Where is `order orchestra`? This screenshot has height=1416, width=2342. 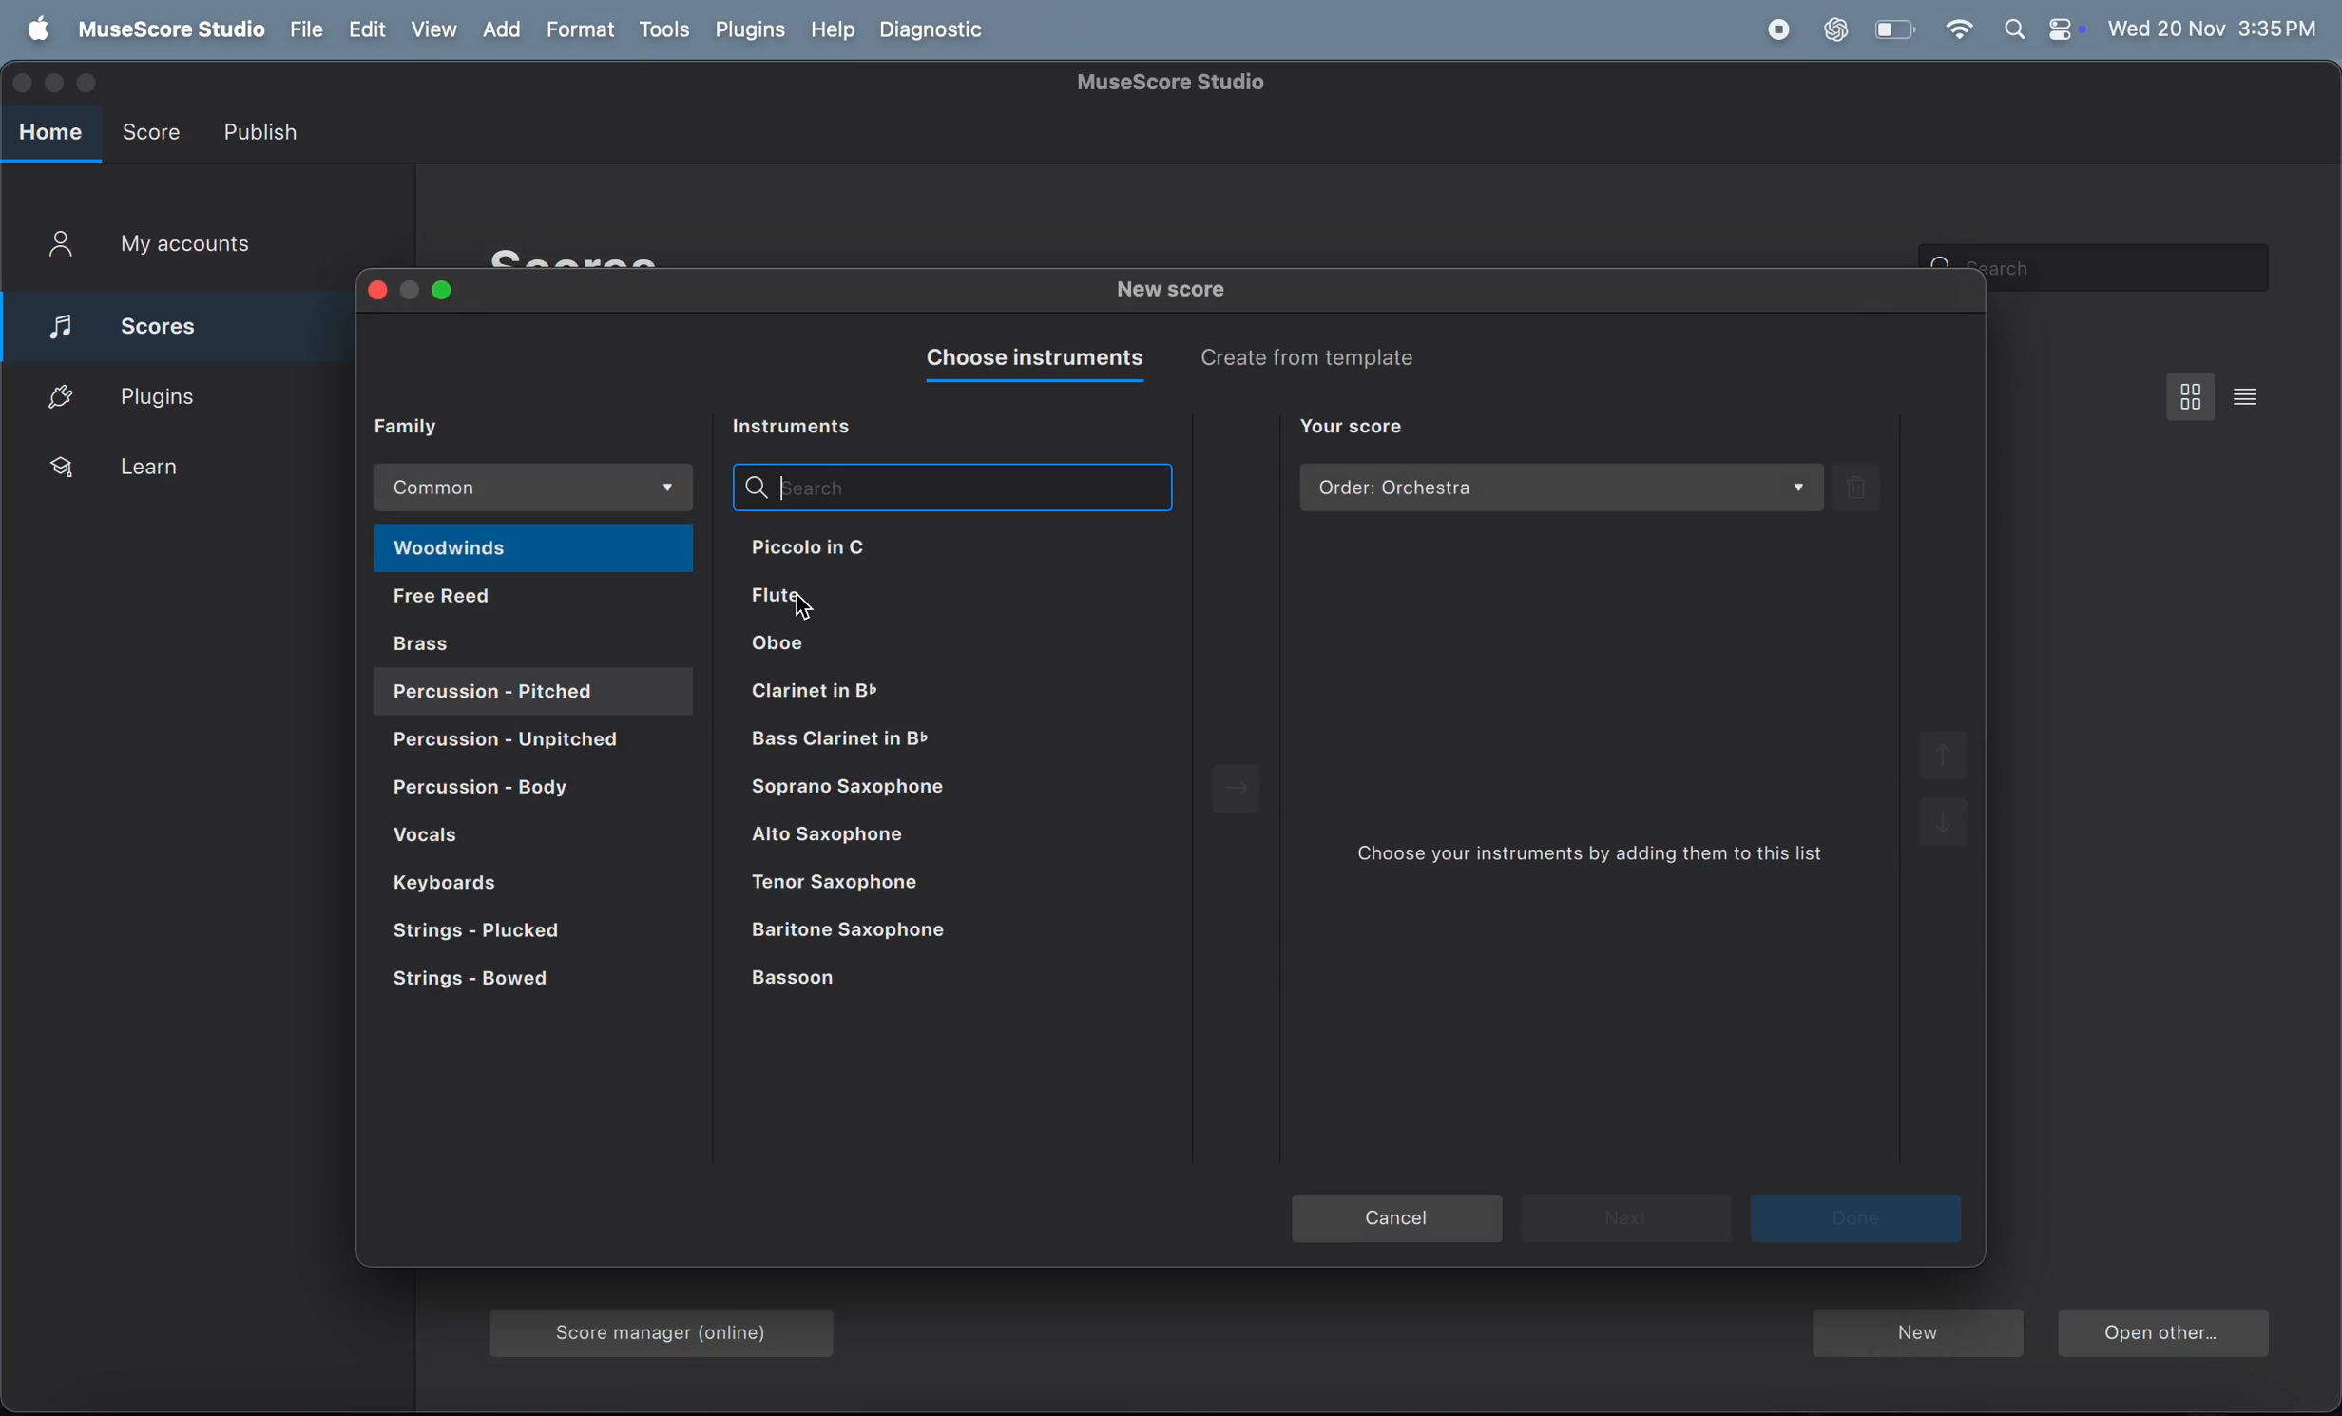 order orchestra is located at coordinates (1563, 488).